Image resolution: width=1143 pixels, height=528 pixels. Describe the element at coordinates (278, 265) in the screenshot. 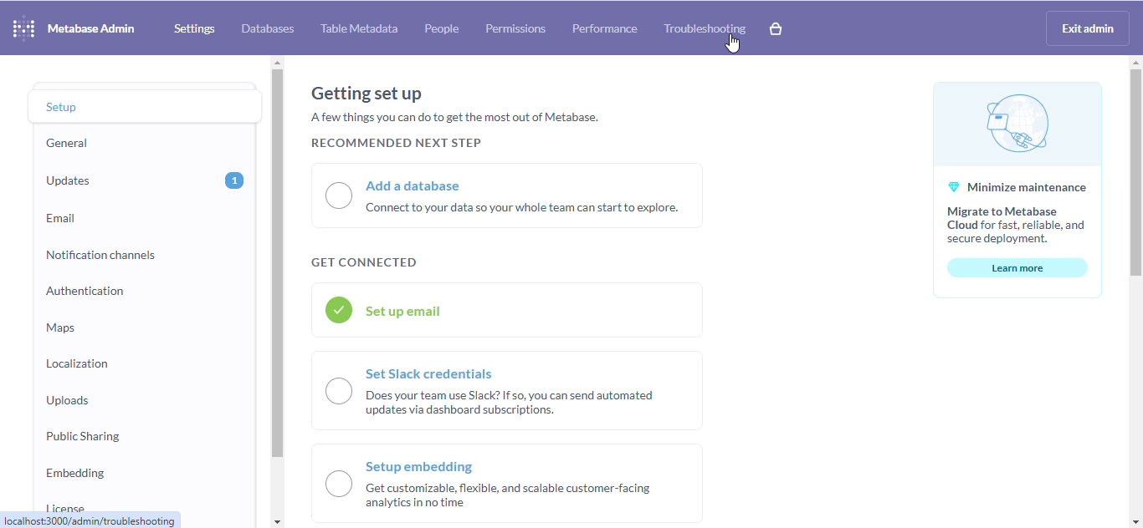

I see `vertical scroll bar` at that location.